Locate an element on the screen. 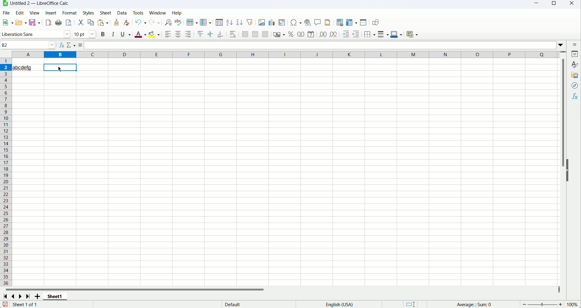 The image size is (581, 308). undo is located at coordinates (141, 23).